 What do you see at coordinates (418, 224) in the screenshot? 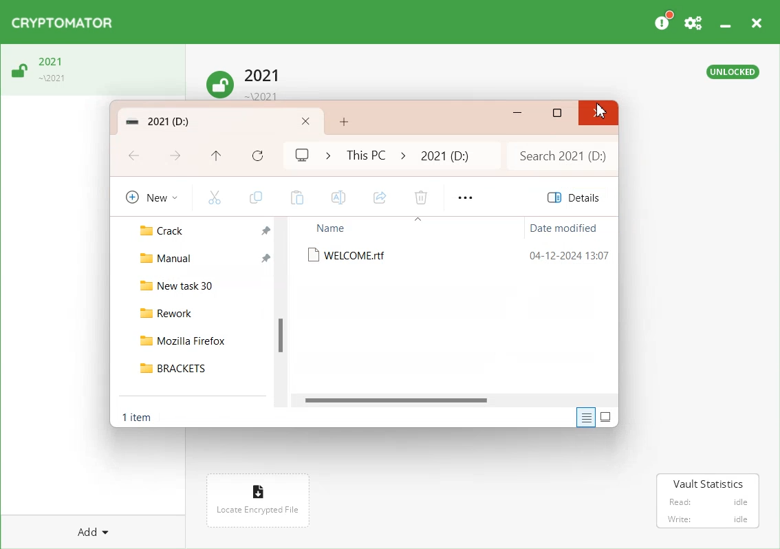
I see `icon` at bounding box center [418, 224].